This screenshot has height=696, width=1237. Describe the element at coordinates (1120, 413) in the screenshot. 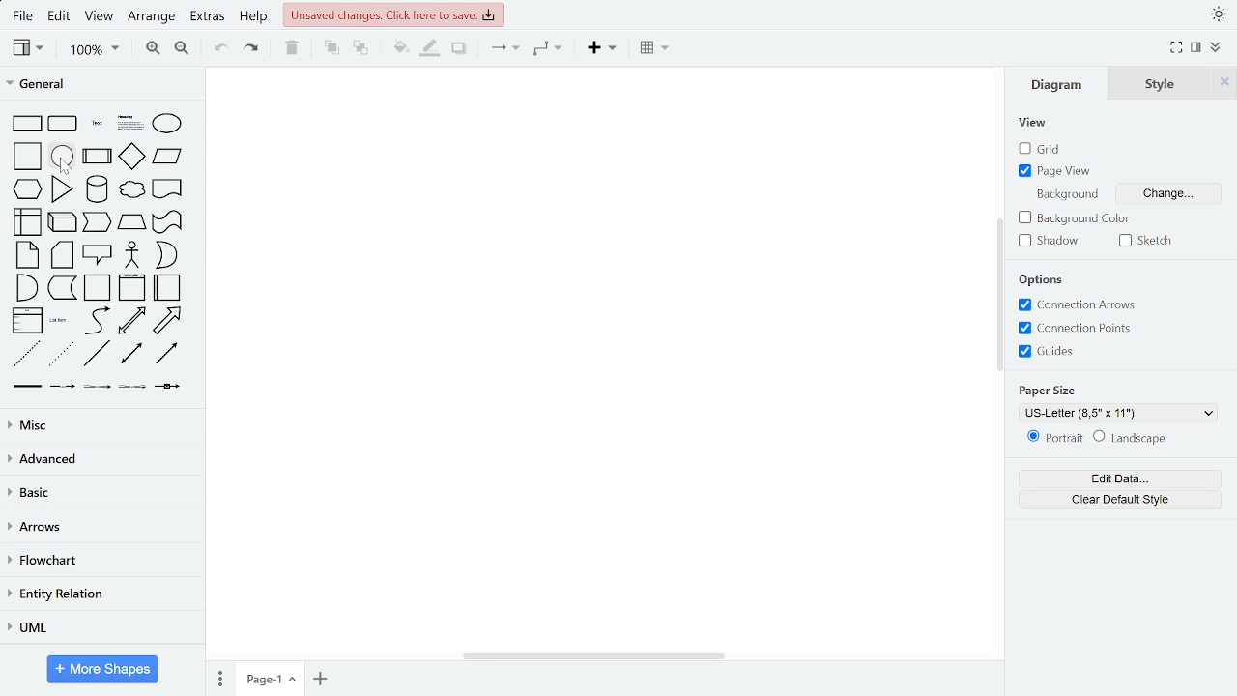

I see `current page view` at that location.